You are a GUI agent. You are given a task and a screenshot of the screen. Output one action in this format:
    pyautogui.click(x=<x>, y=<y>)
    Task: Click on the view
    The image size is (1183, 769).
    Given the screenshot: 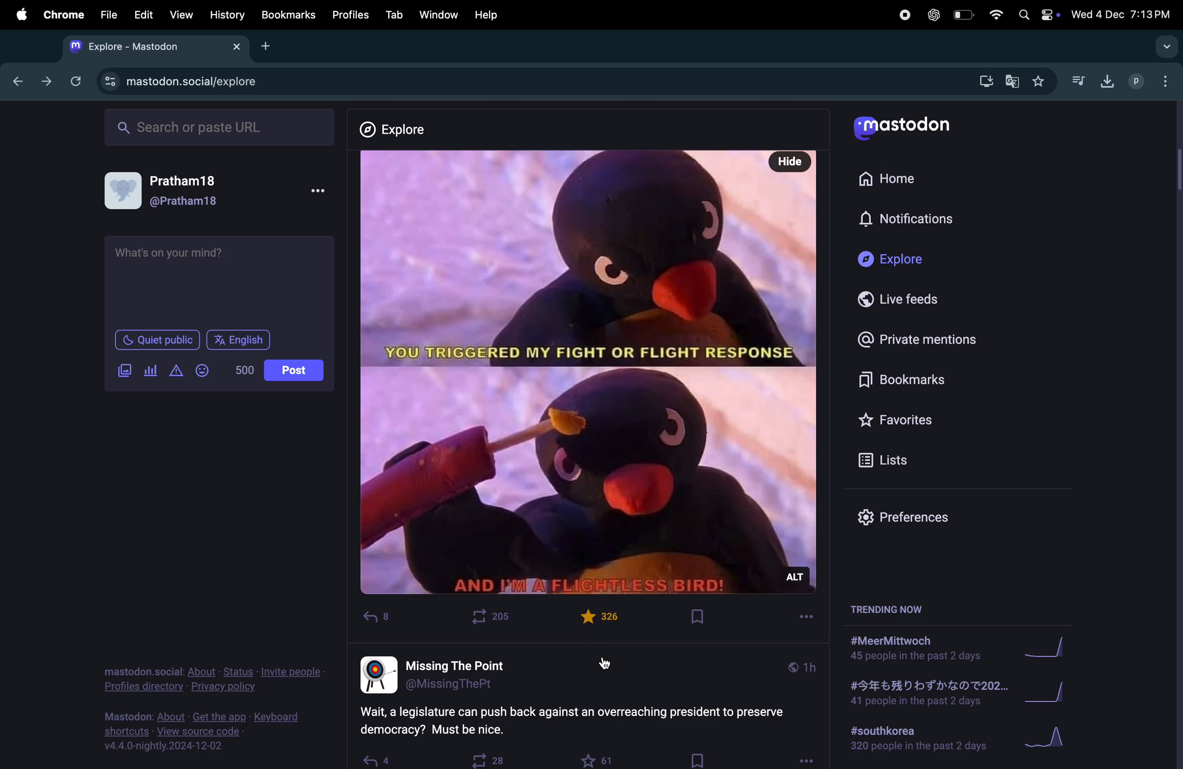 What is the action you would take?
    pyautogui.click(x=182, y=14)
    